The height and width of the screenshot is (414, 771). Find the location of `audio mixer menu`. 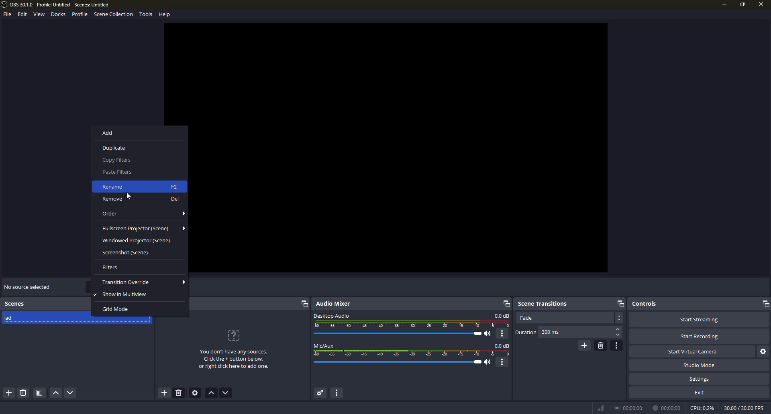

audio mixer menu is located at coordinates (339, 393).